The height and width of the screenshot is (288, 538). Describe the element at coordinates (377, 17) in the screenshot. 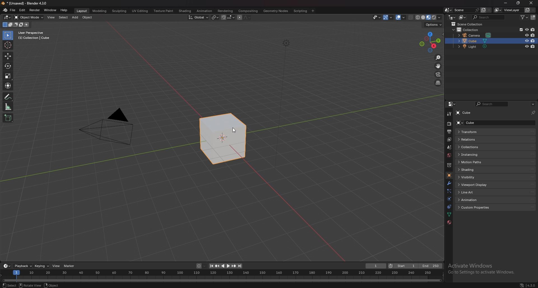

I see `selectibility and visibility` at that location.